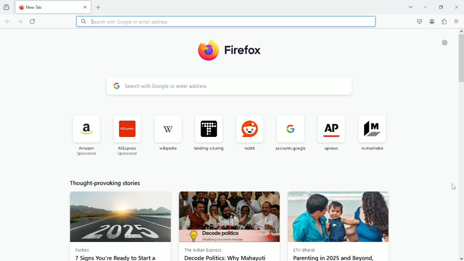  I want to click on view recent browsing, so click(7, 7).